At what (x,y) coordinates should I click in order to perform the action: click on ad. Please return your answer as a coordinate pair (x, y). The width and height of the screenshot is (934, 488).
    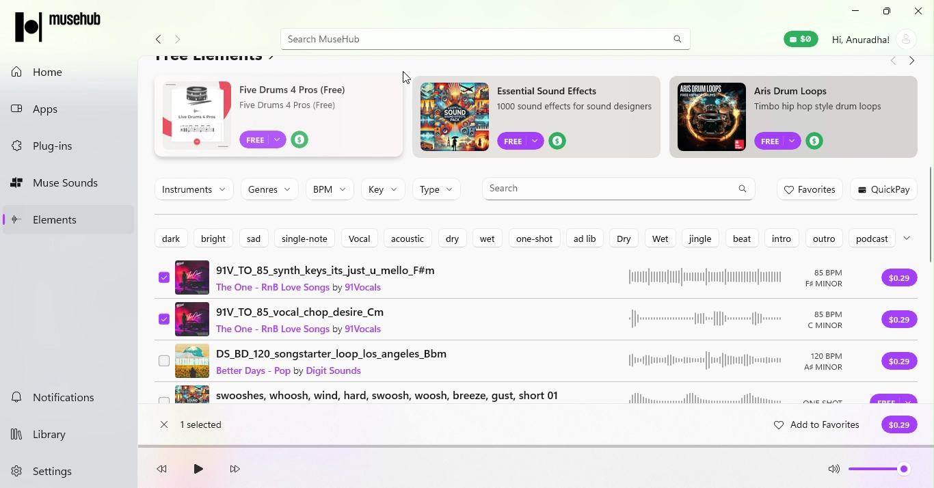
    Looking at the image, I should click on (539, 119).